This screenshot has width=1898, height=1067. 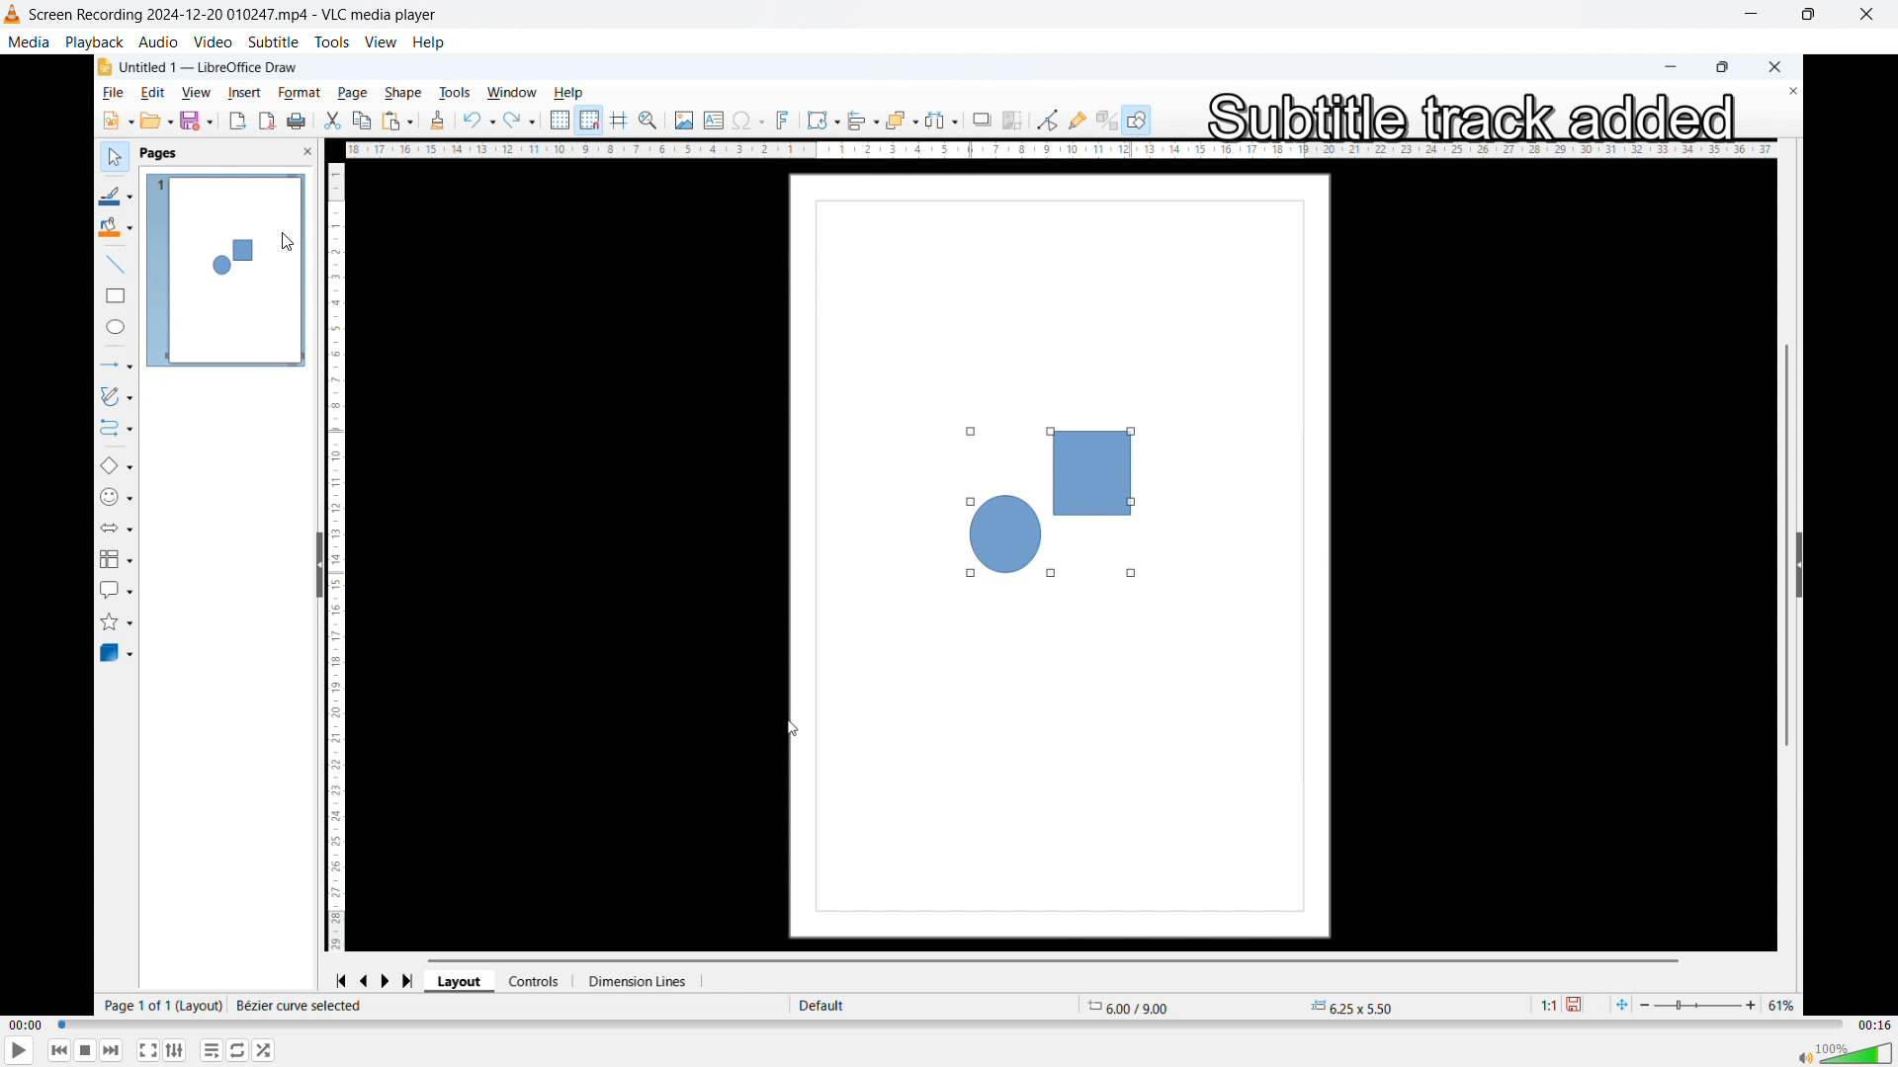 I want to click on elipse, so click(x=112, y=329).